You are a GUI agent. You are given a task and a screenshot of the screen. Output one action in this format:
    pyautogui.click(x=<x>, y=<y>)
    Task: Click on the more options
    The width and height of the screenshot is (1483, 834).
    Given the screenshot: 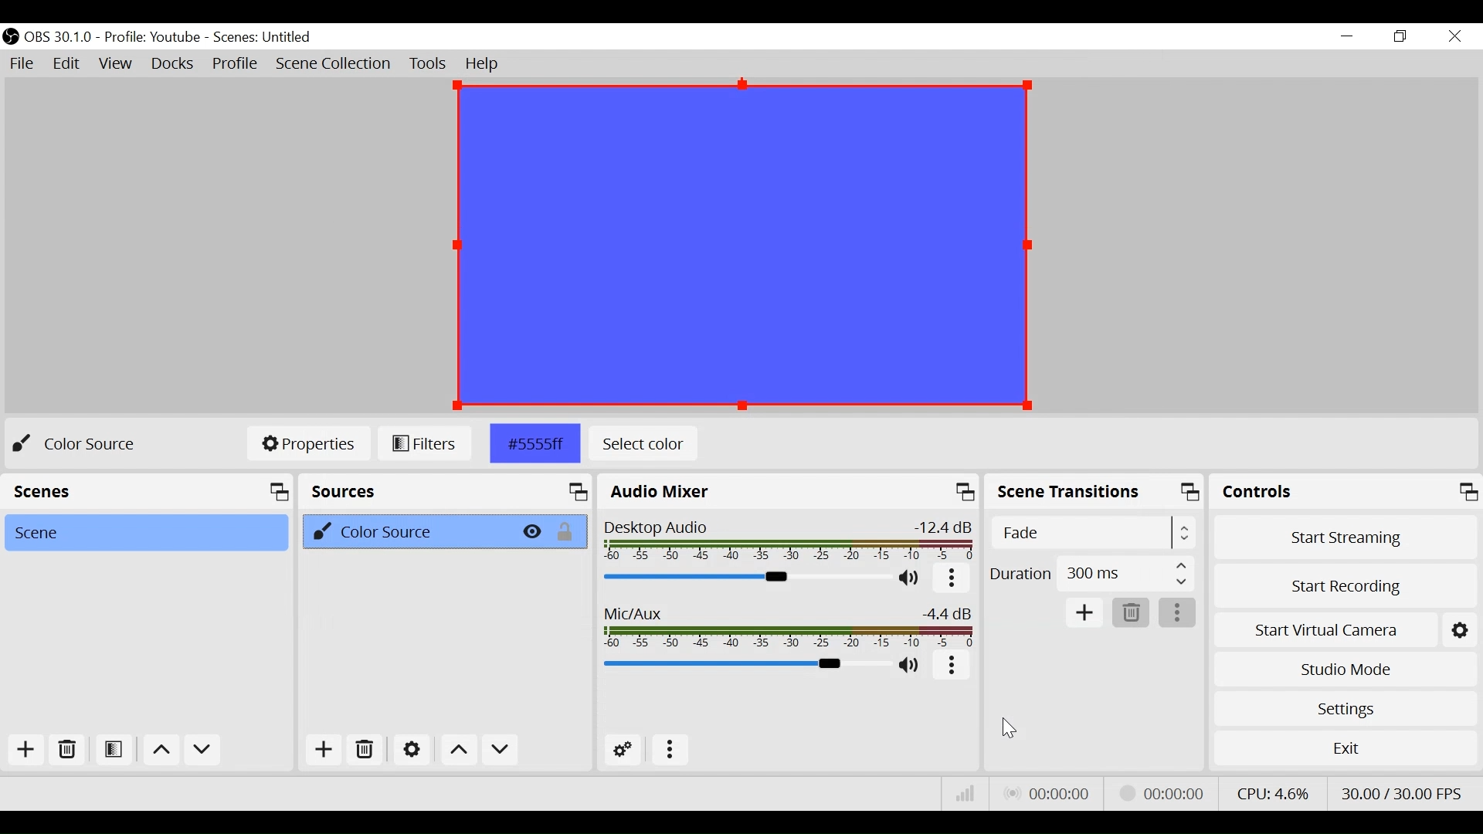 What is the action you would take?
    pyautogui.click(x=952, y=668)
    